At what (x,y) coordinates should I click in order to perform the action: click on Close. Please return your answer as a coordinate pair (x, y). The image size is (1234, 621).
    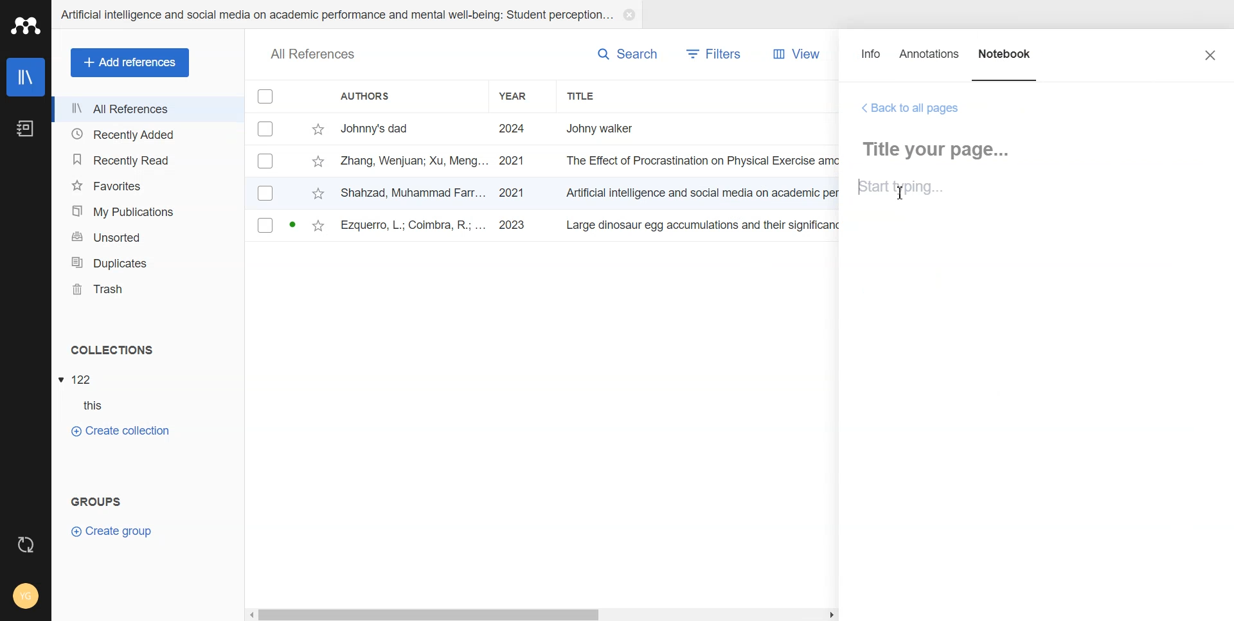
    Looking at the image, I should click on (1210, 55).